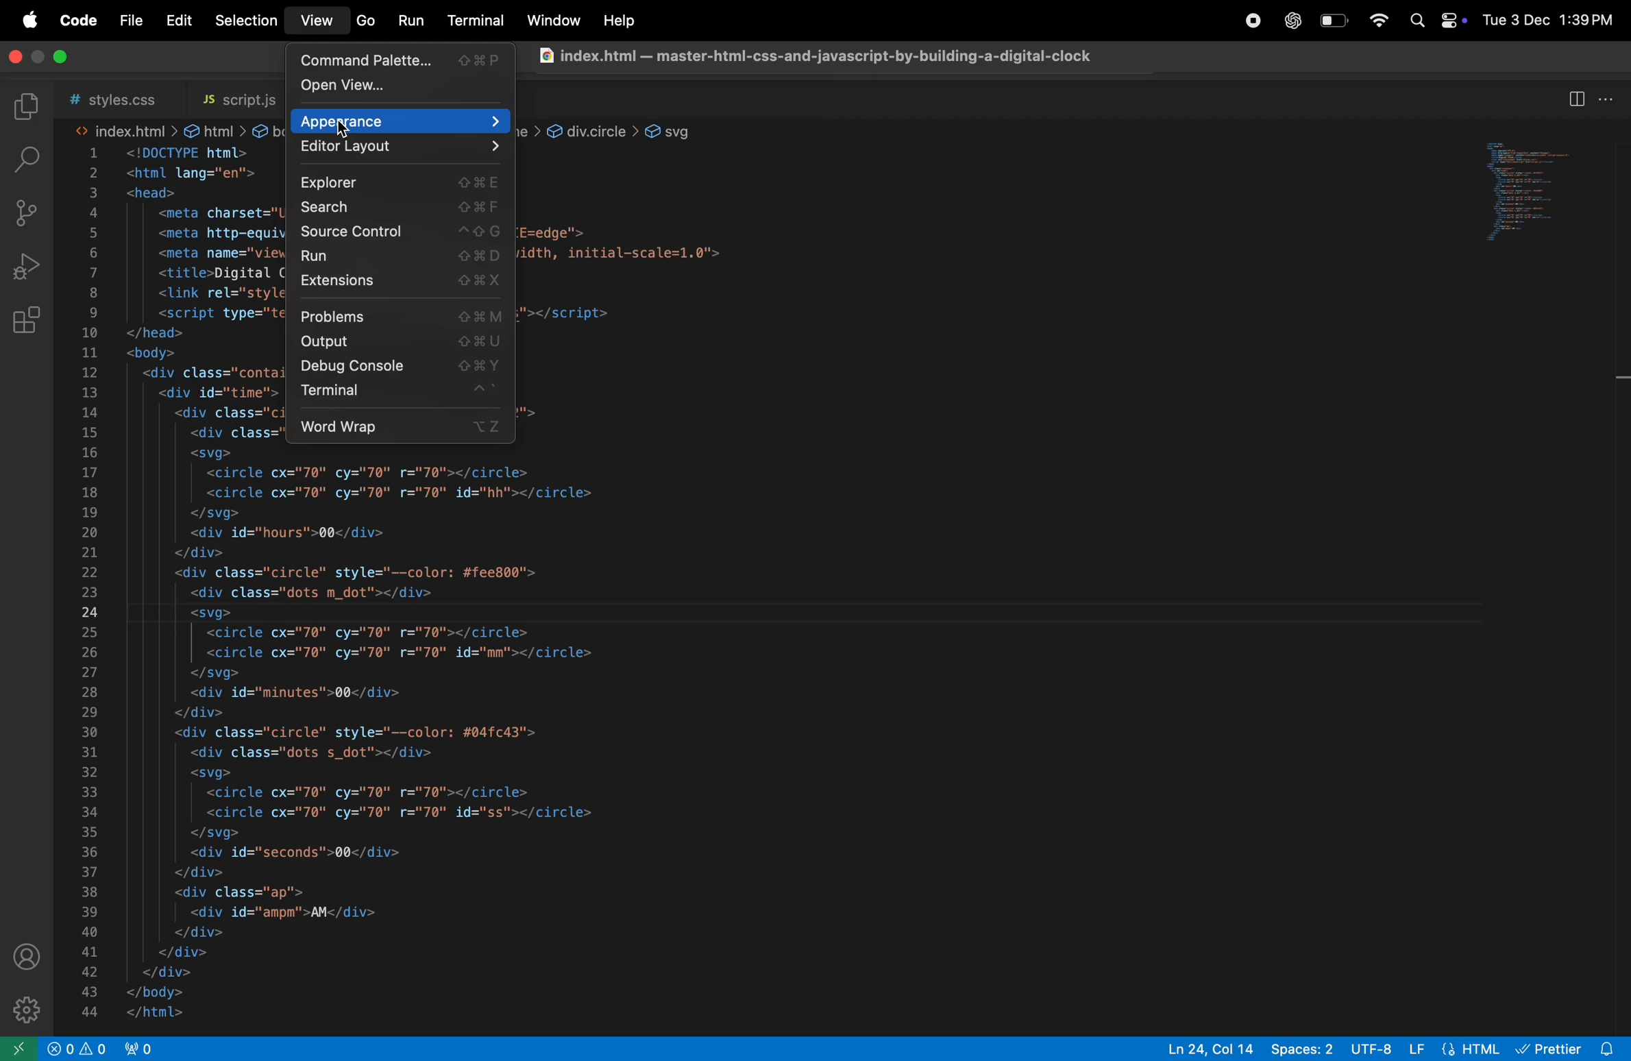 Image resolution: width=1631 pixels, height=1061 pixels. Describe the element at coordinates (27, 955) in the screenshot. I see `profile` at that location.